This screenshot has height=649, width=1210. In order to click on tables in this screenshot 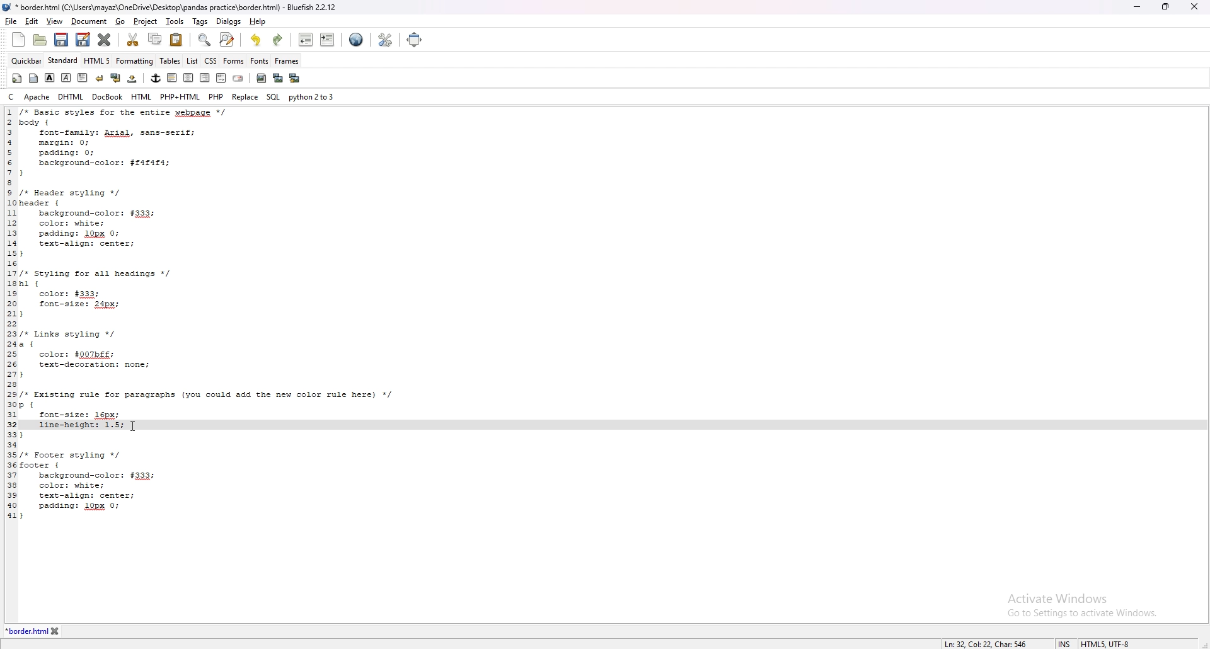, I will do `click(170, 60)`.